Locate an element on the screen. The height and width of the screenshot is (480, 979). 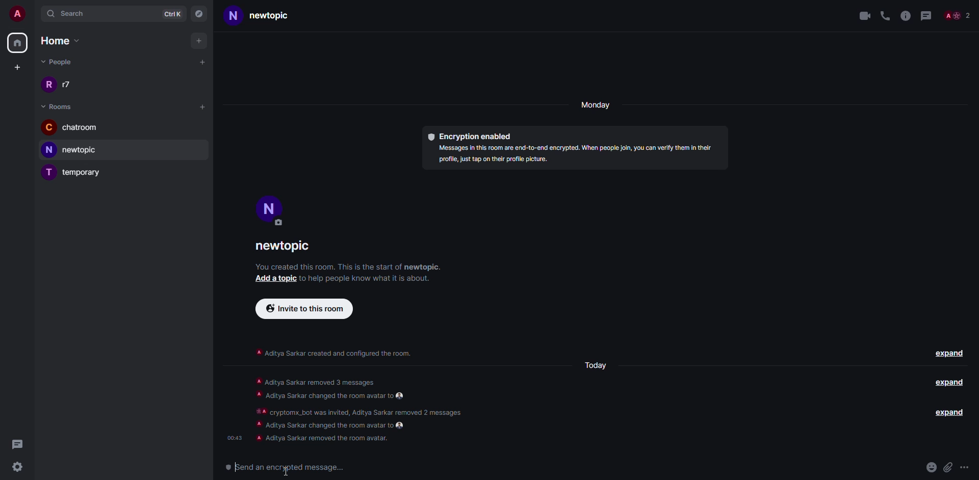
expand is located at coordinates (943, 413).